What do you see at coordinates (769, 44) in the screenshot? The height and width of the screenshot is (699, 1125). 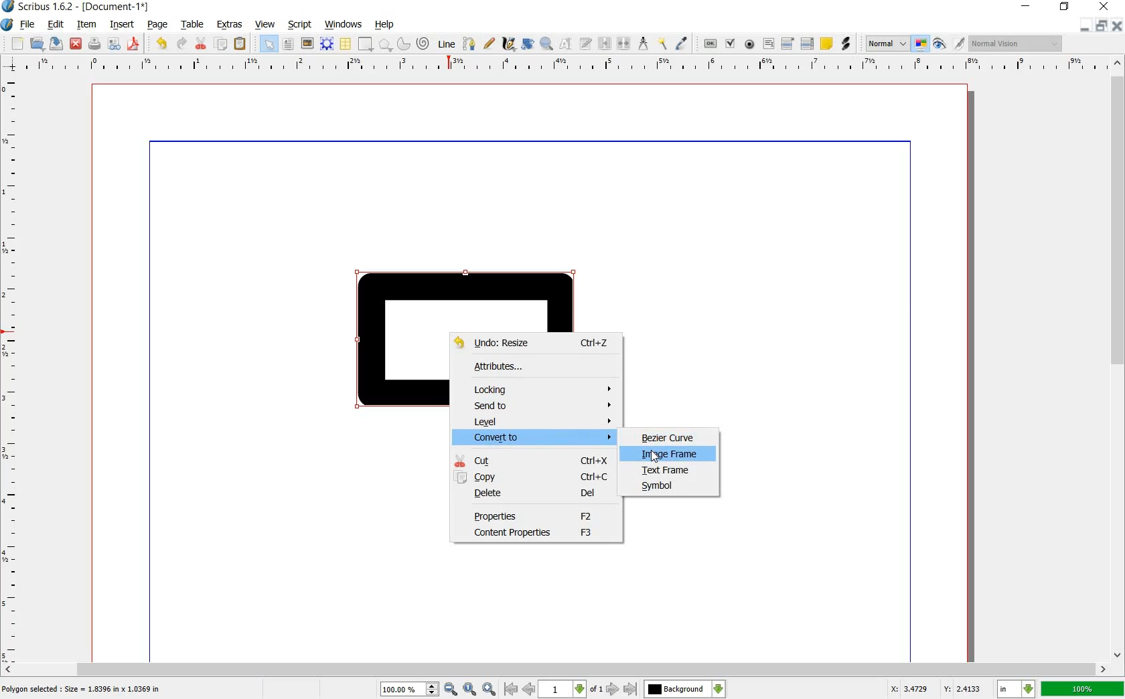 I see `pdf text field` at bounding box center [769, 44].